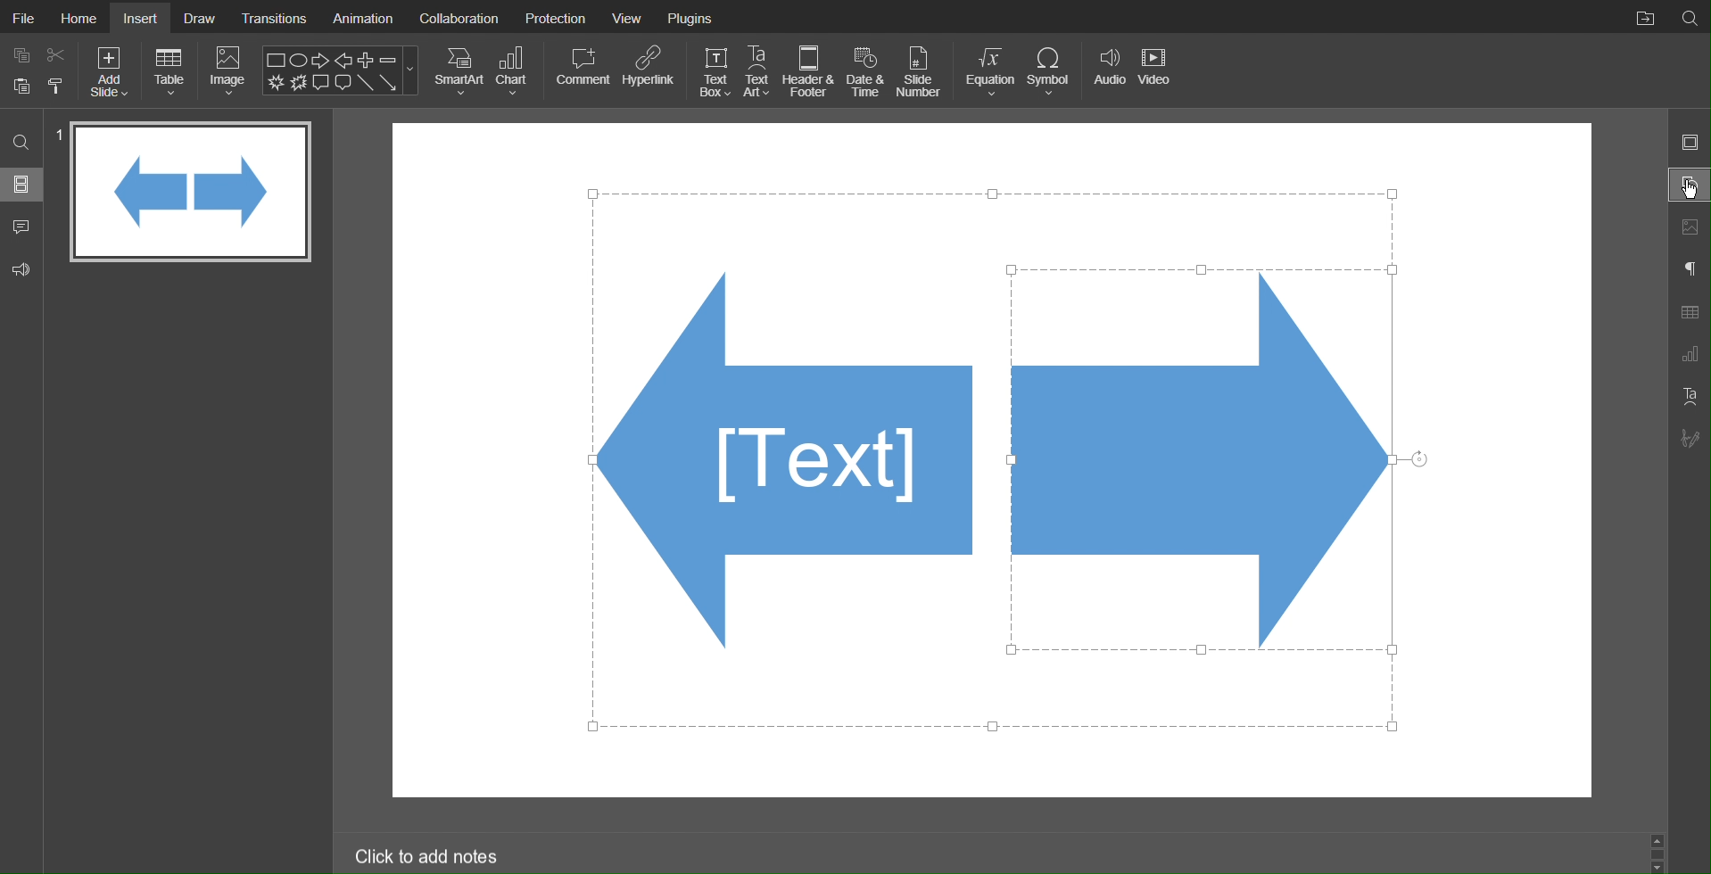 The width and height of the screenshot is (1711, 874). I want to click on Signature, so click(1689, 438).